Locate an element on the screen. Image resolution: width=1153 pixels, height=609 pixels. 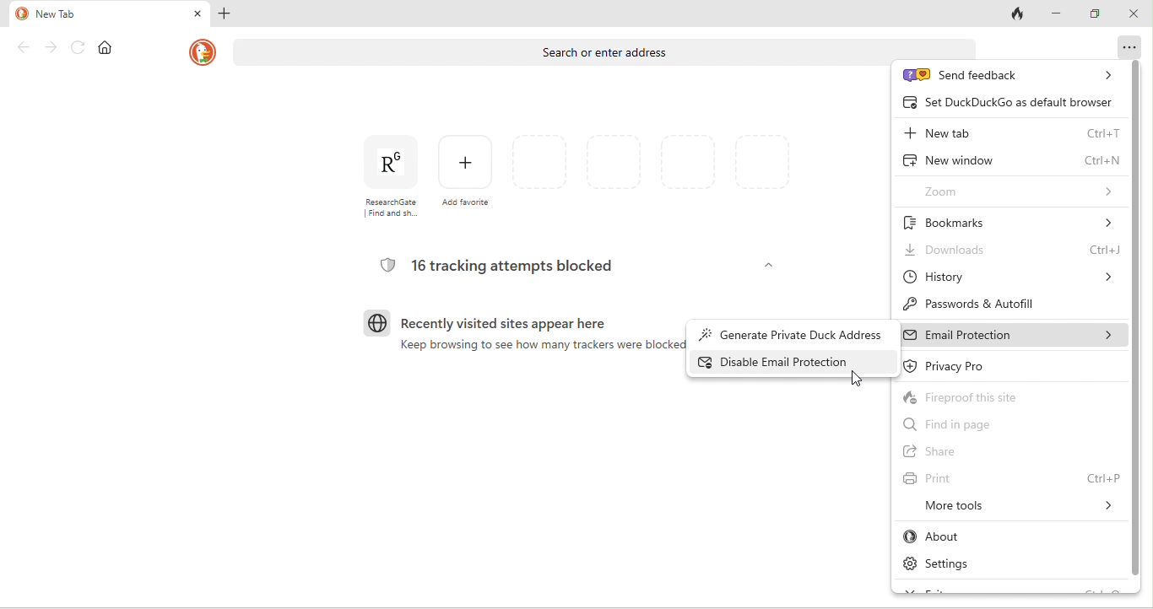
cursor is located at coordinates (858, 384).